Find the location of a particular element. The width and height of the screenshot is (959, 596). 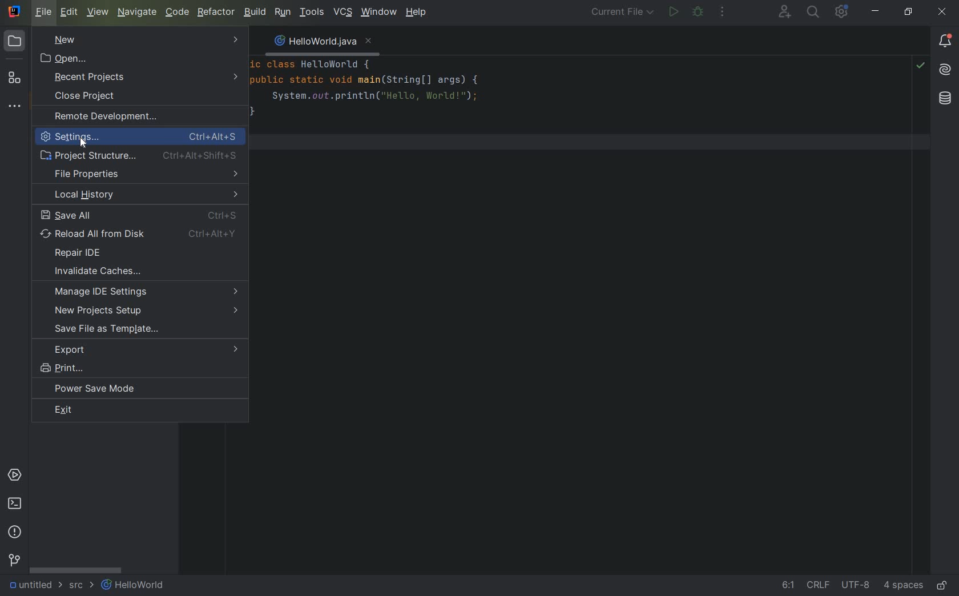

repair IDE is located at coordinates (90, 253).